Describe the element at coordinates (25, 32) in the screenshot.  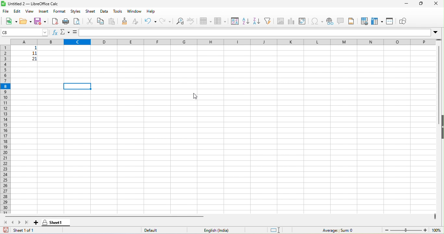
I see `selected cell number` at that location.